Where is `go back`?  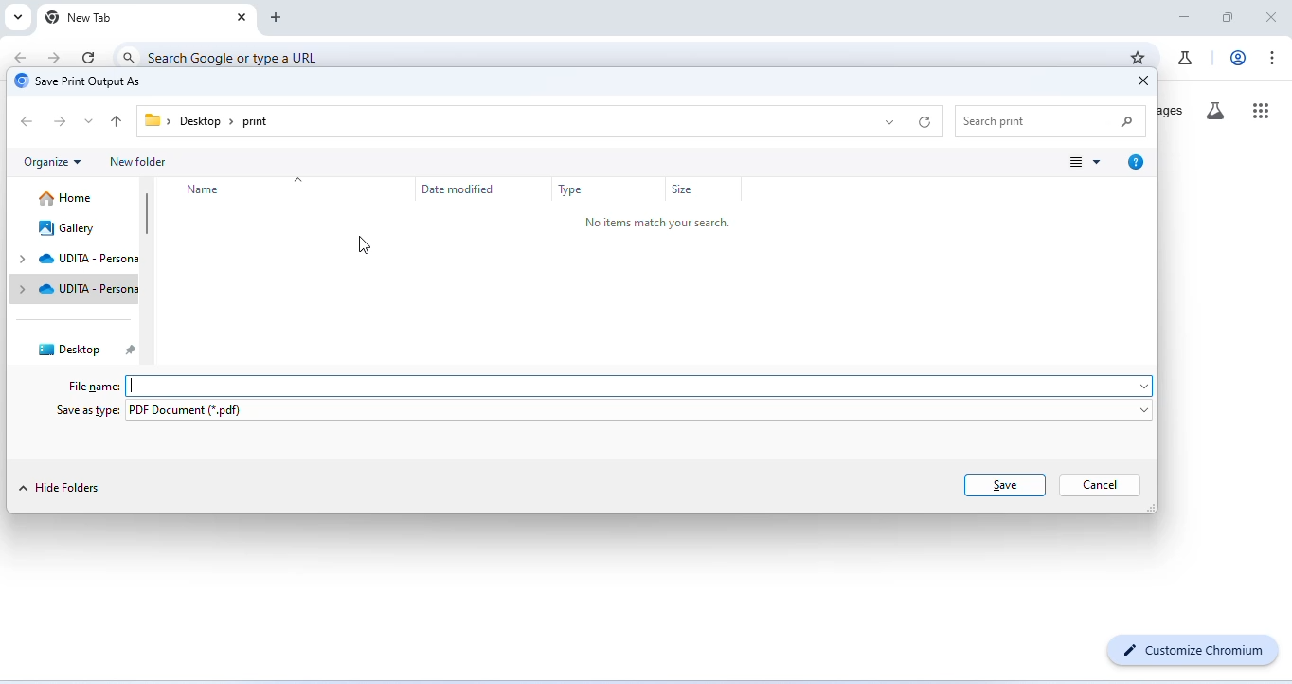 go back is located at coordinates (24, 57).